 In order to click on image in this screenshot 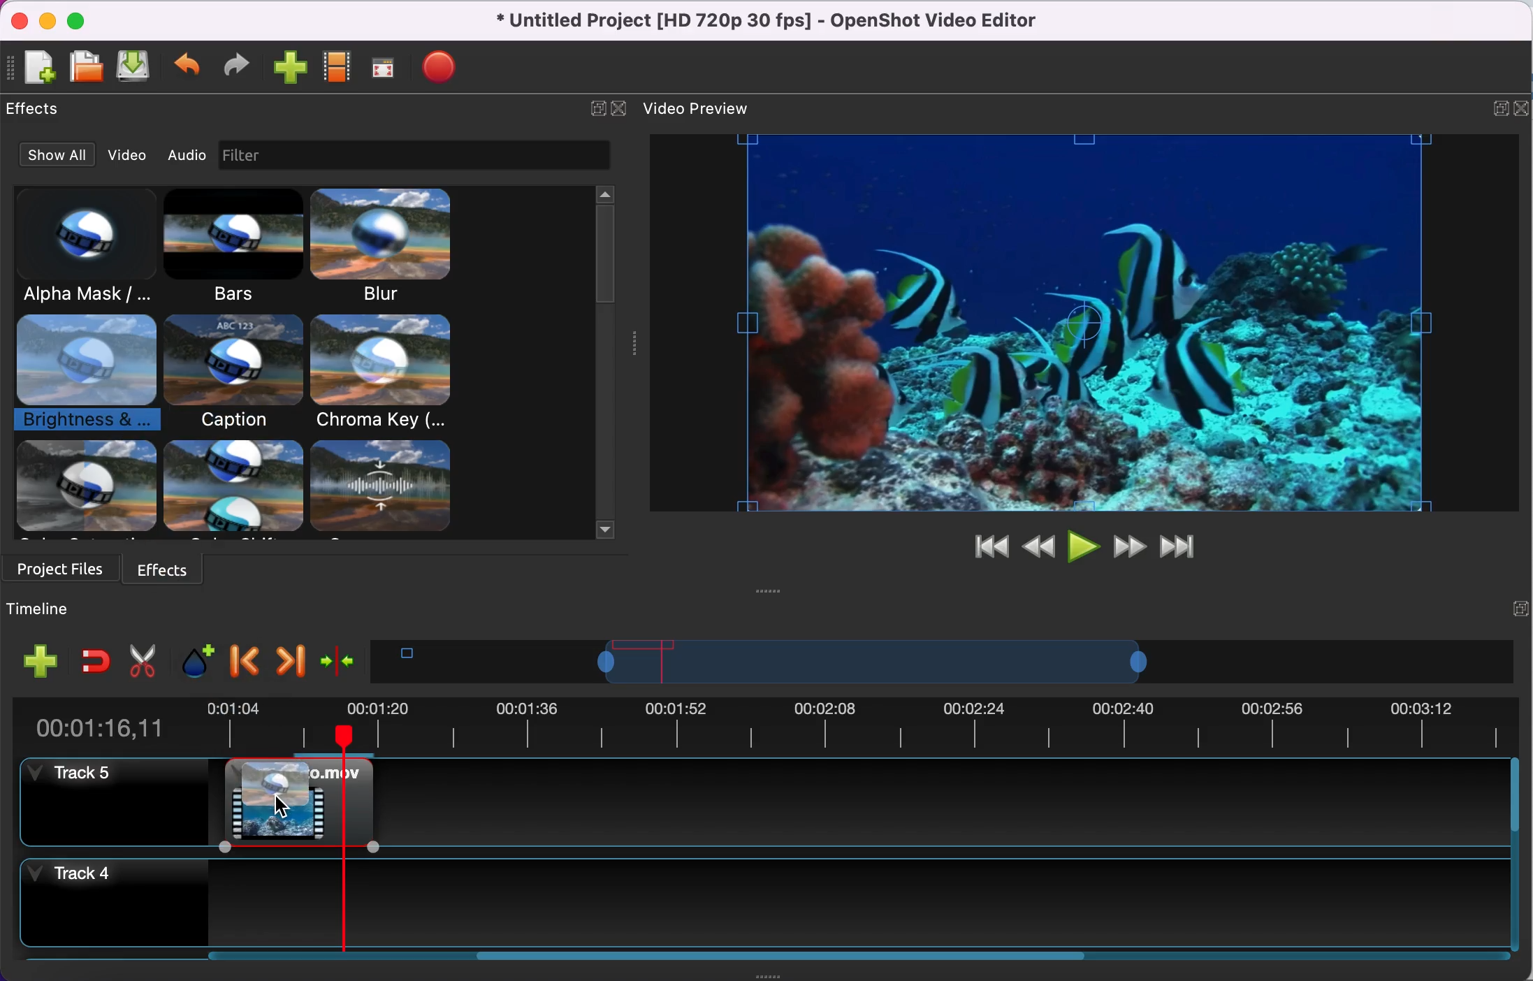, I will do `click(245, 156)`.